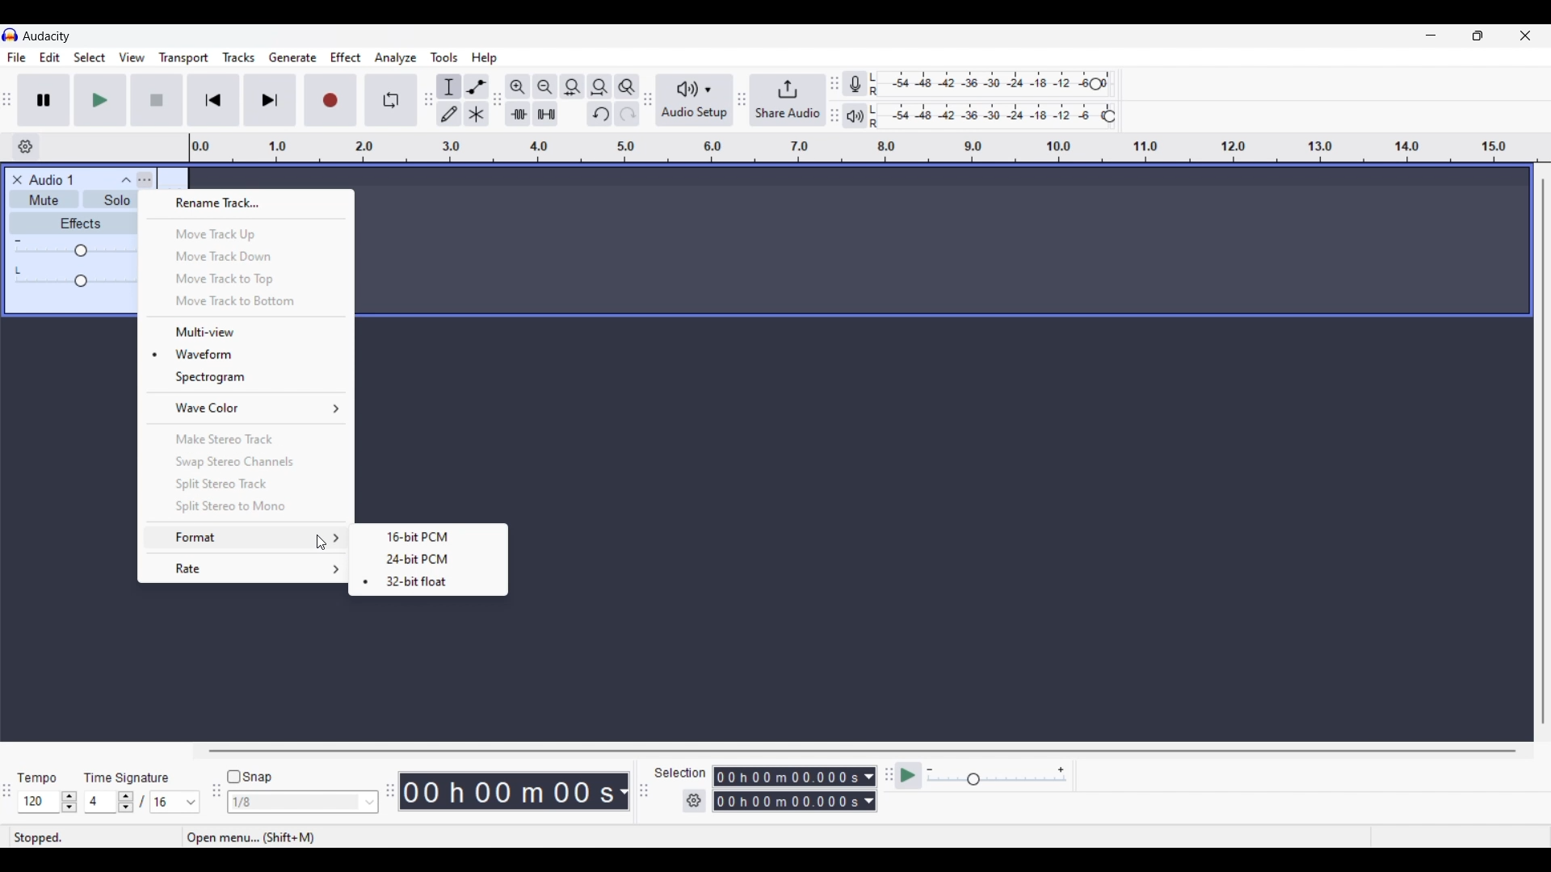  What do you see at coordinates (184, 57) in the screenshot?
I see `Transport menu` at bounding box center [184, 57].